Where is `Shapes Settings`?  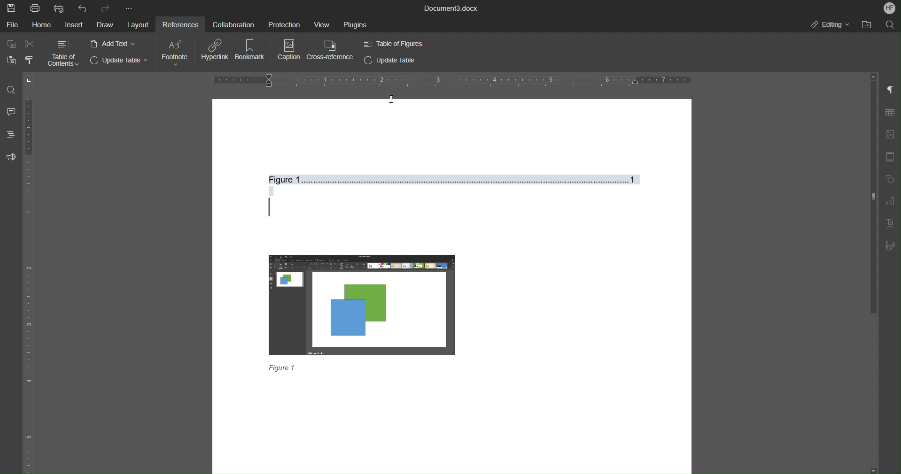 Shapes Settings is located at coordinates (891, 180).